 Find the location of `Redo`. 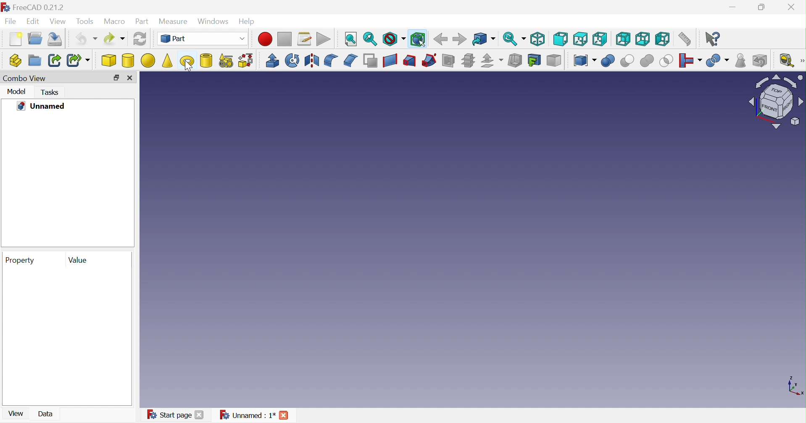

Redo is located at coordinates (115, 38).